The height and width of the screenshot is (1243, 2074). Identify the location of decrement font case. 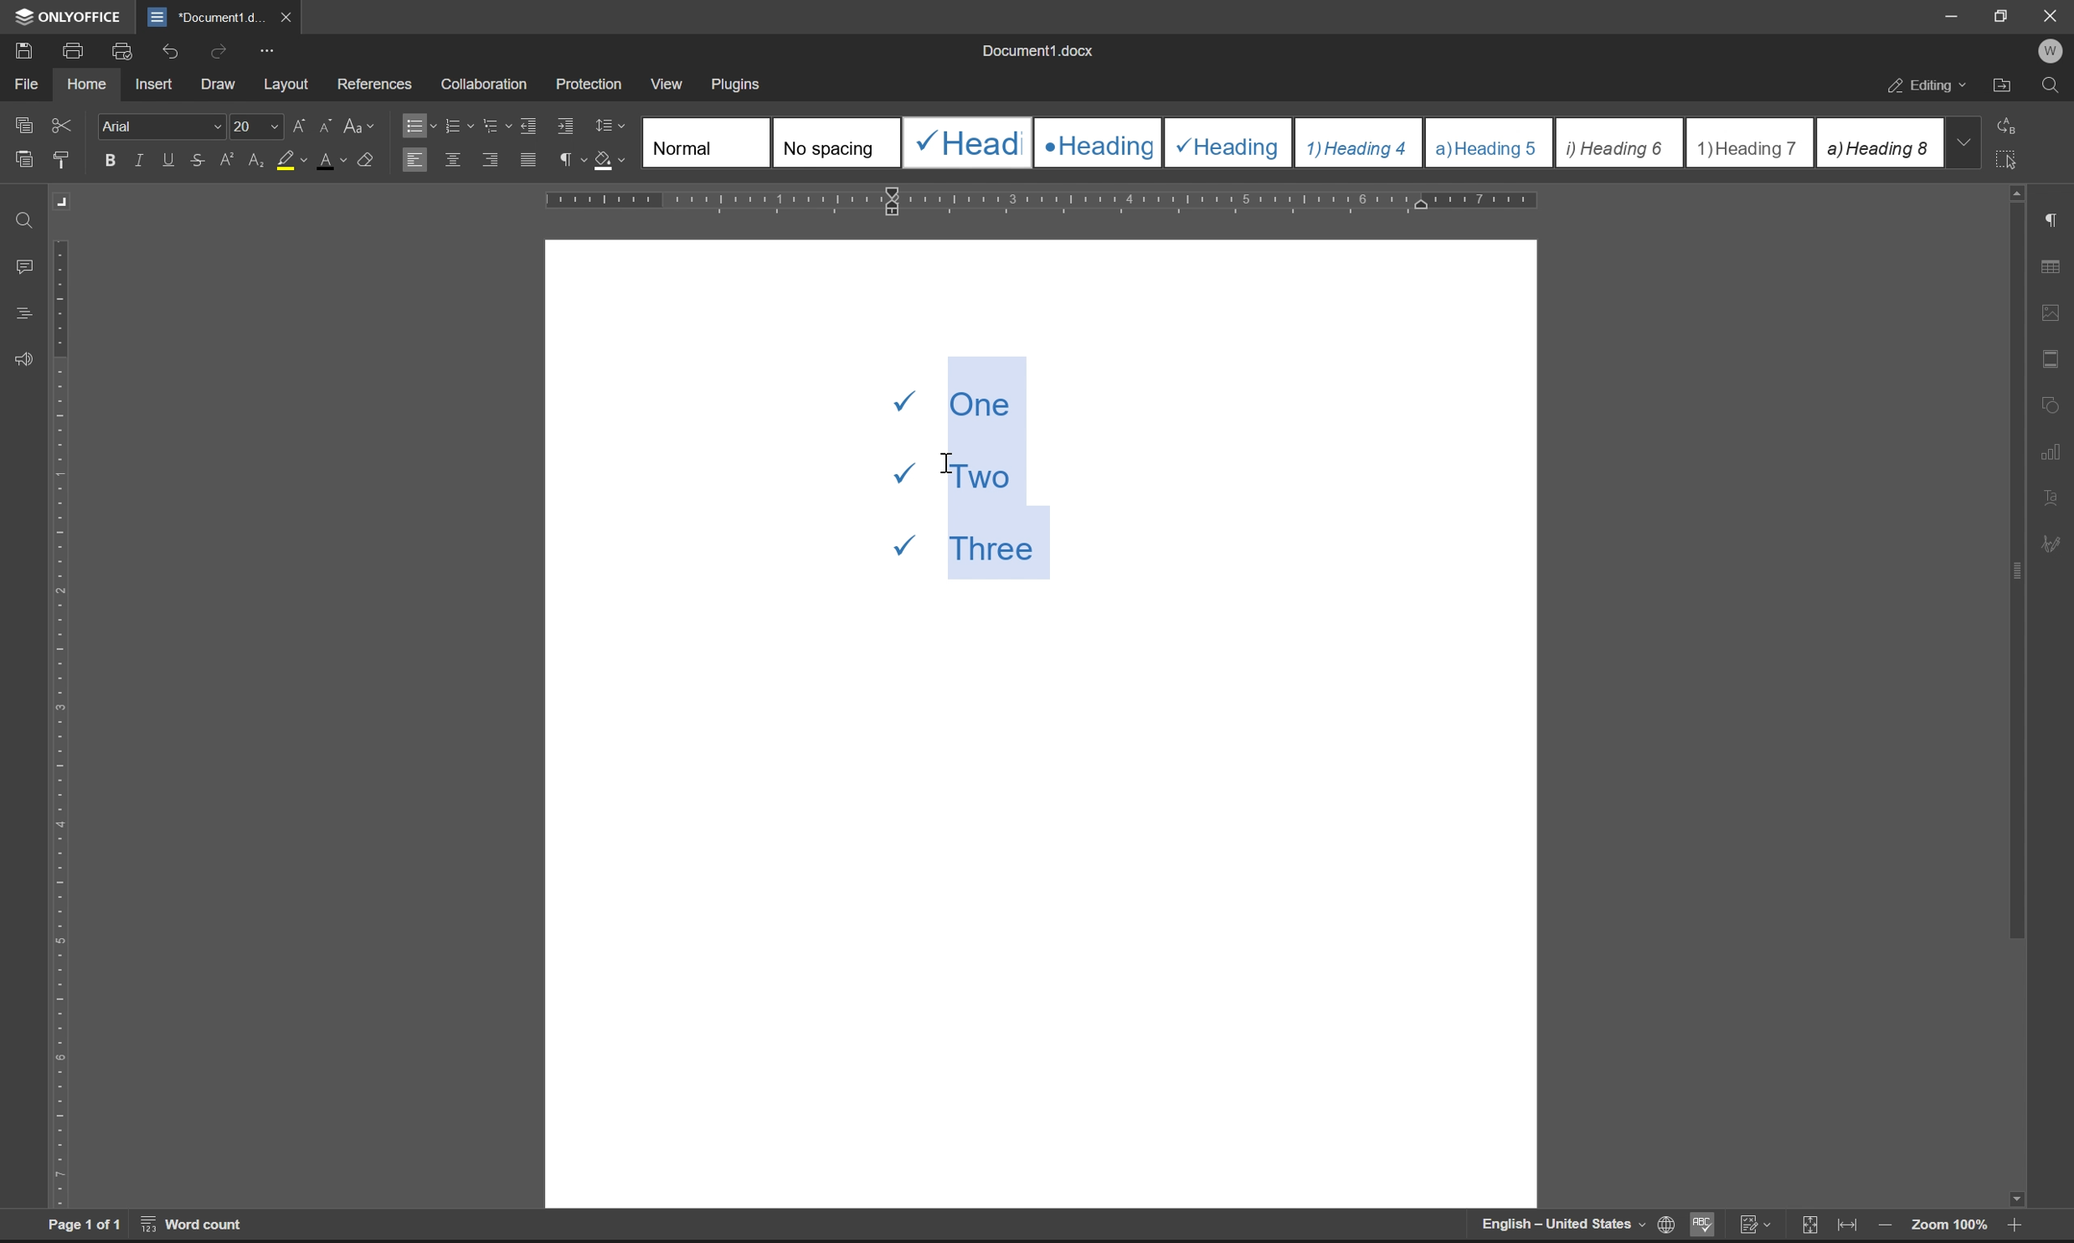
(322, 123).